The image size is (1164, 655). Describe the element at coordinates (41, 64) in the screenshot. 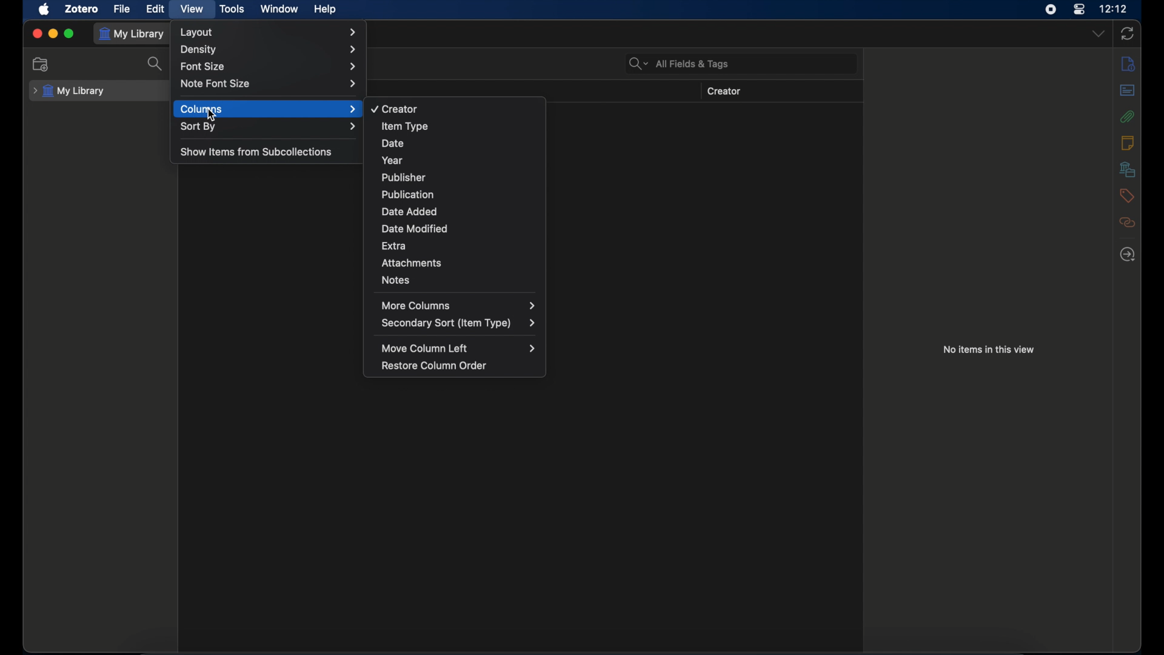

I see `new collection` at that location.